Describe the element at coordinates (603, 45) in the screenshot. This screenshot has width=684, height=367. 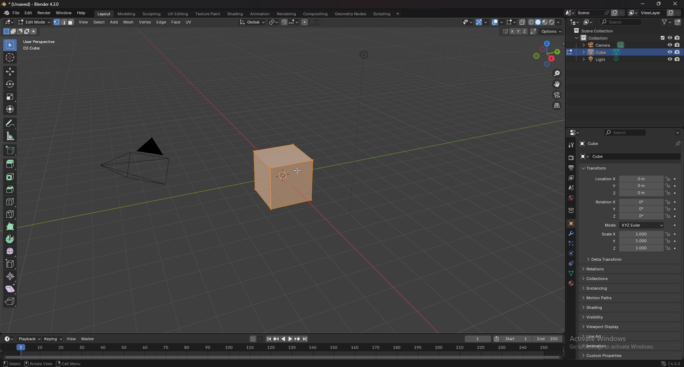
I see `camera` at that location.